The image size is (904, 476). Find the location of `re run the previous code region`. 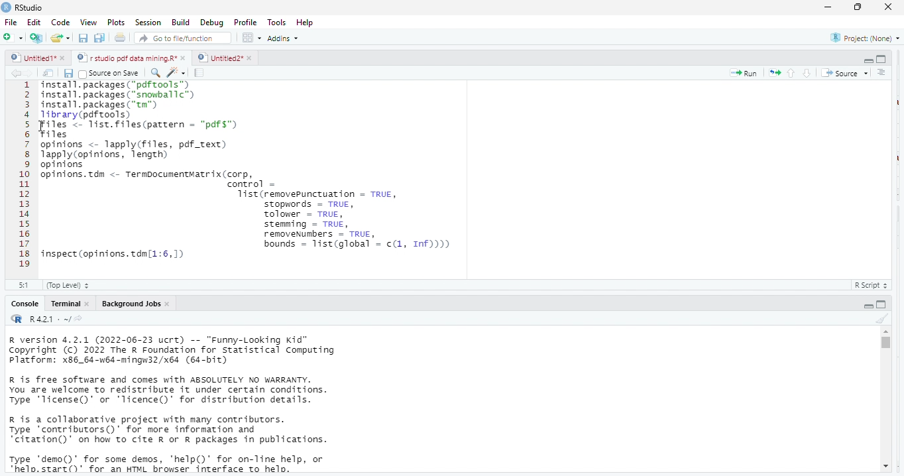

re run the previous code region is located at coordinates (772, 72).